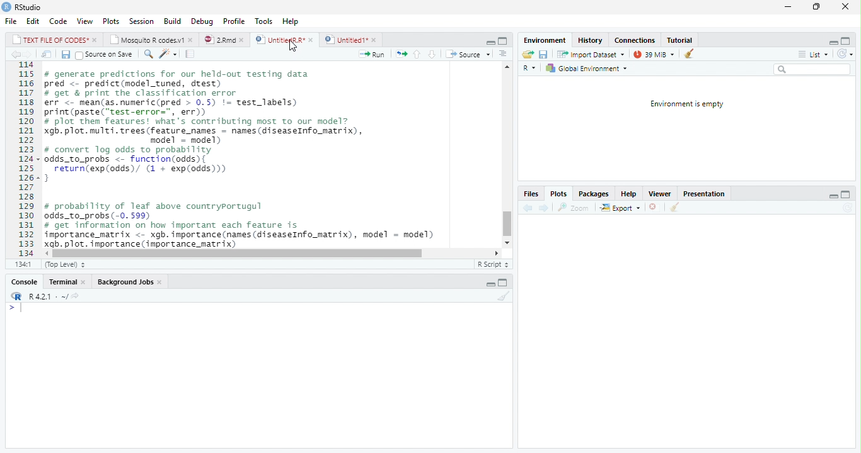 Image resolution: width=861 pixels, height=453 pixels. What do you see at coordinates (541, 40) in the screenshot?
I see `Environment` at bounding box center [541, 40].